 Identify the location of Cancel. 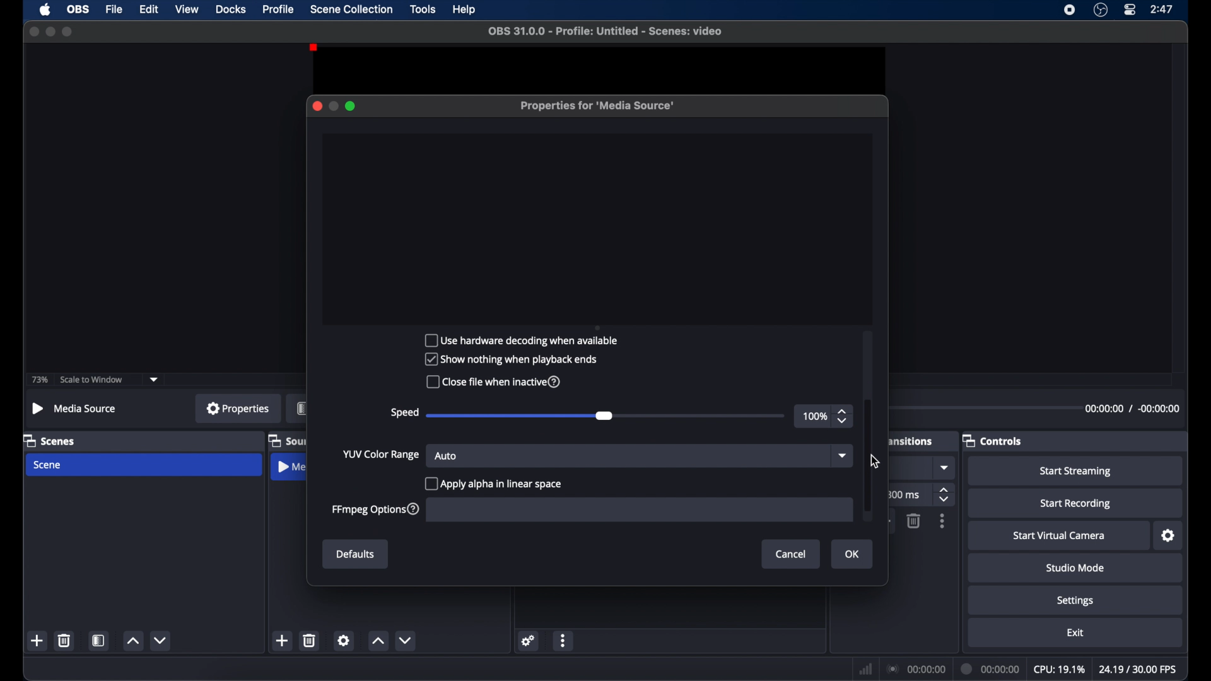
(790, 554).